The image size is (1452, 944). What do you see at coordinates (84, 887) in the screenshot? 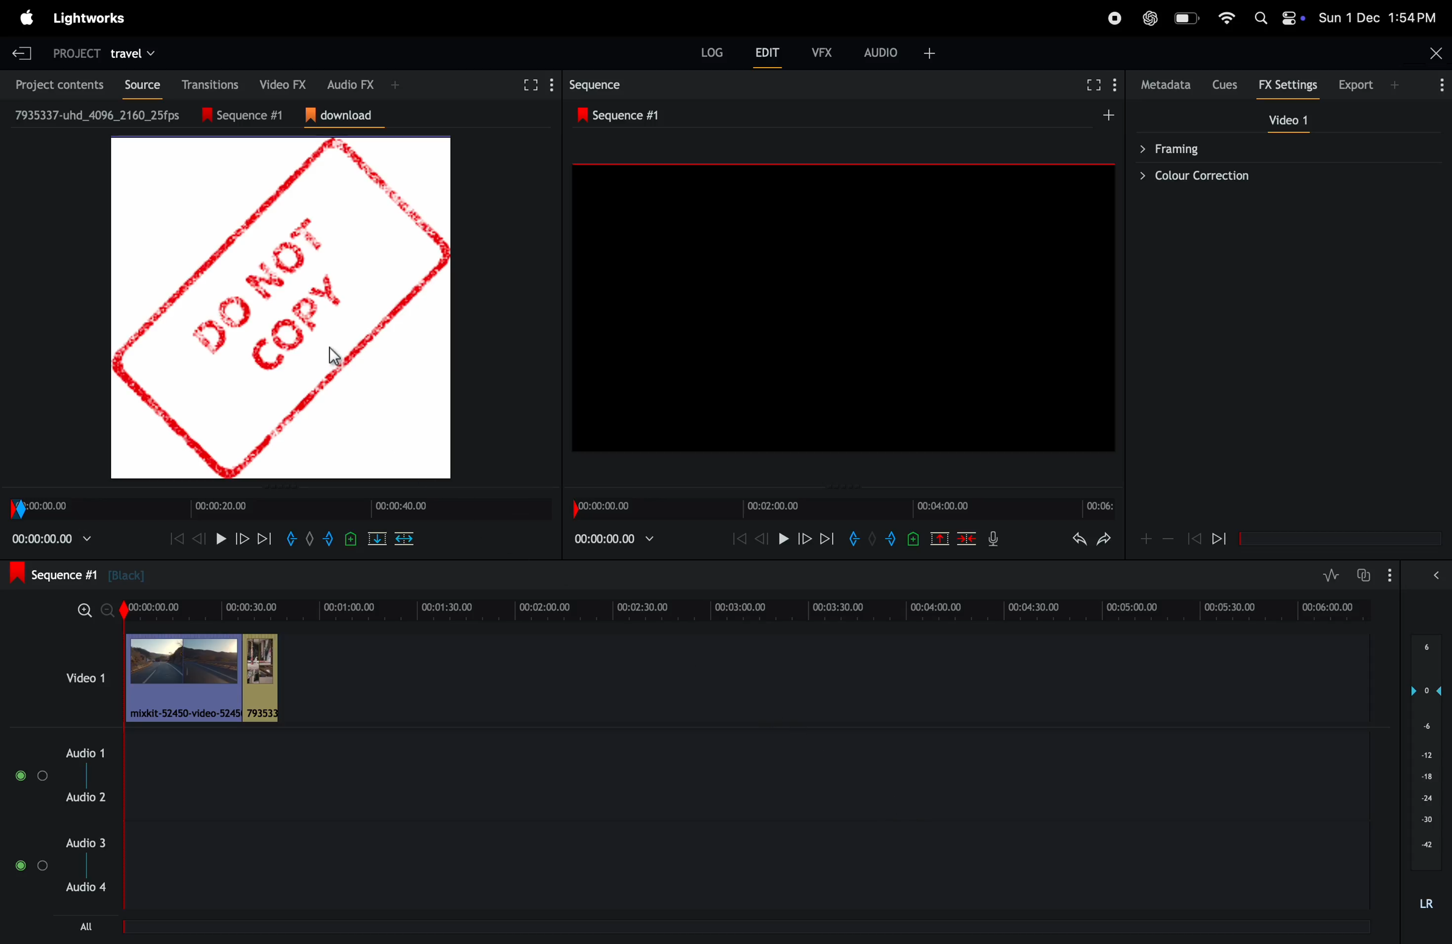
I see `audio 4` at bounding box center [84, 887].